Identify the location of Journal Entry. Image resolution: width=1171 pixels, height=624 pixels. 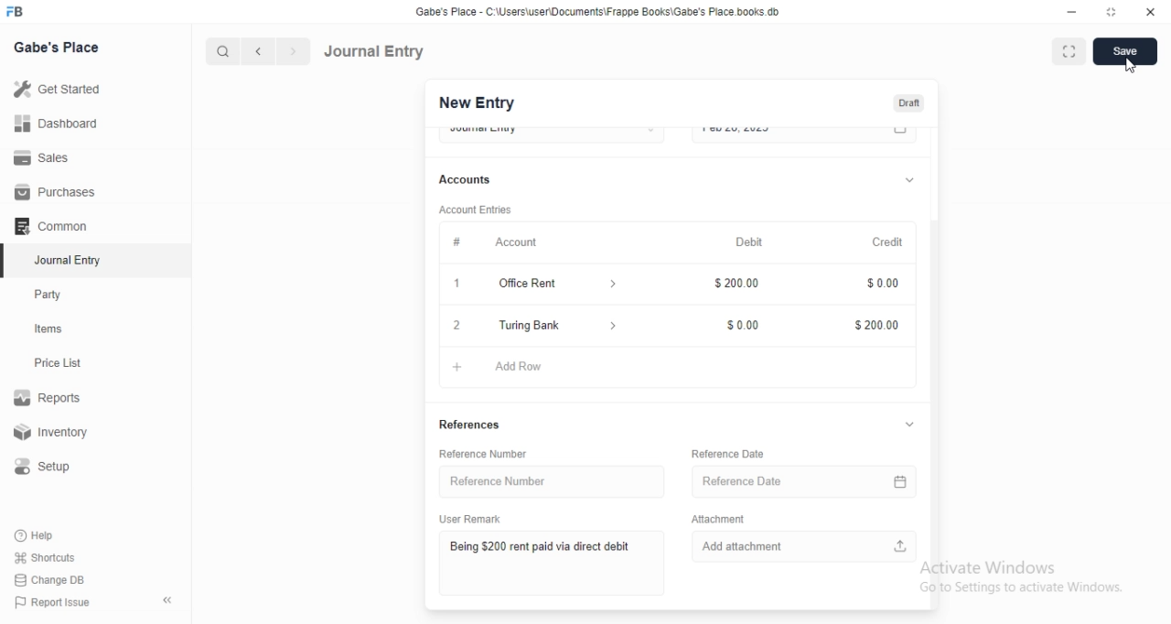
(374, 51).